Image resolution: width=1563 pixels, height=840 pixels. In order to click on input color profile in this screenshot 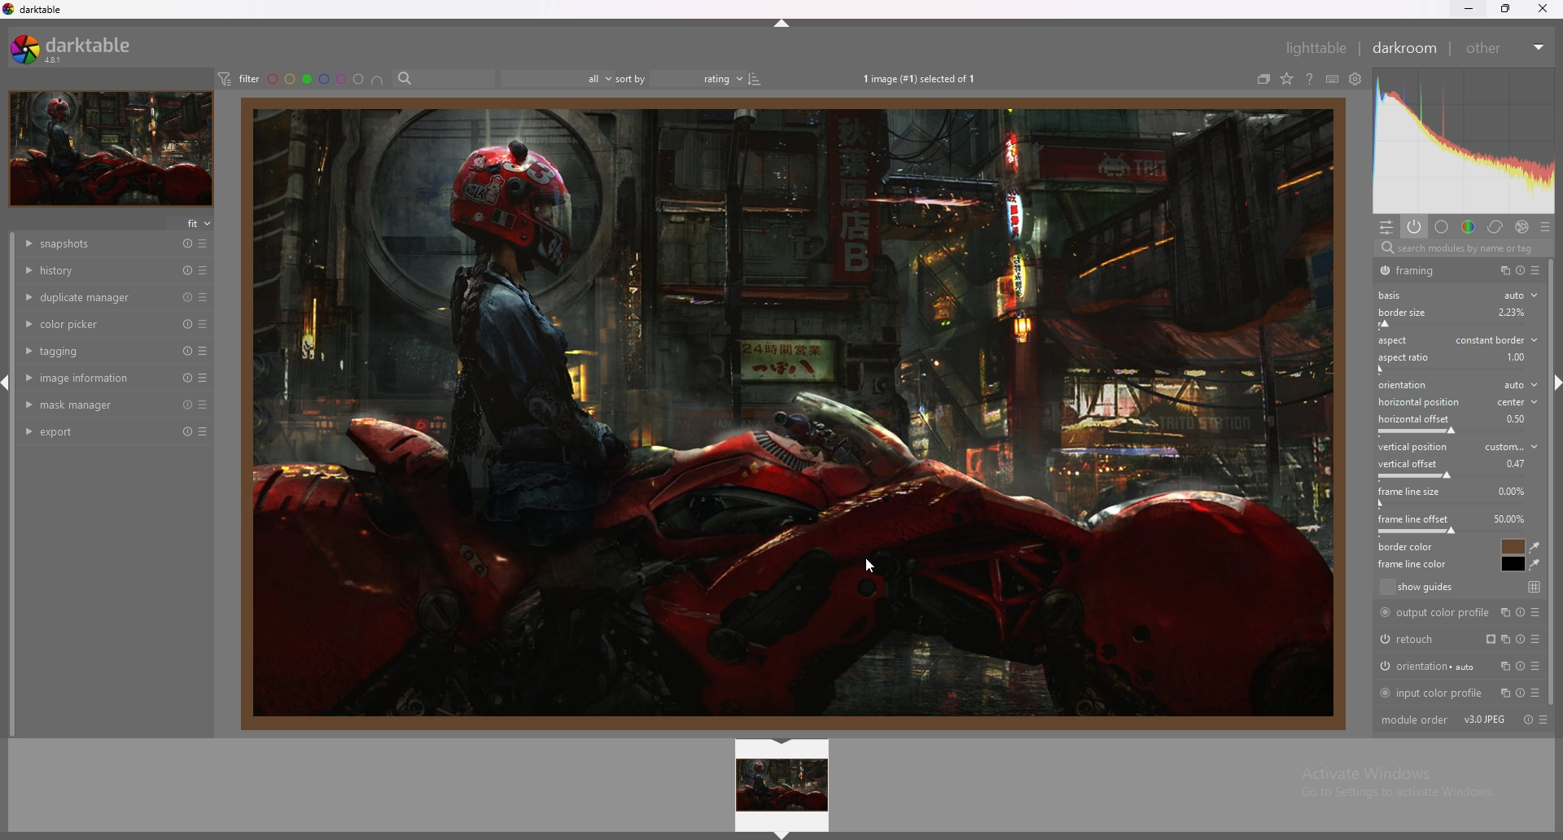, I will do `click(1456, 691)`.